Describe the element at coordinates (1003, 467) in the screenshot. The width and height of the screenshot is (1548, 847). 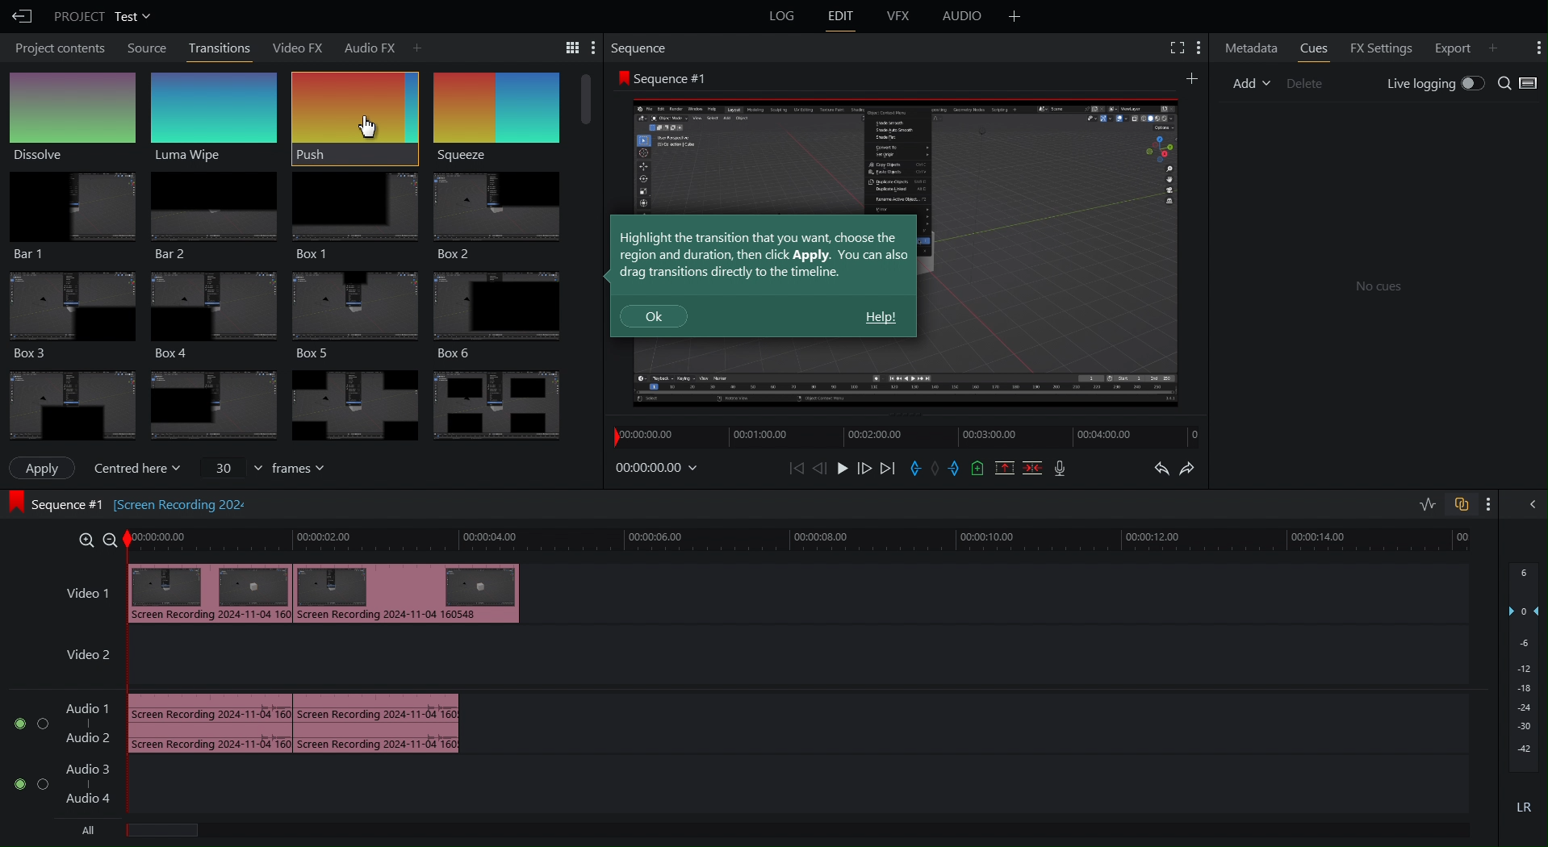
I see `Remove Selected Part` at that location.